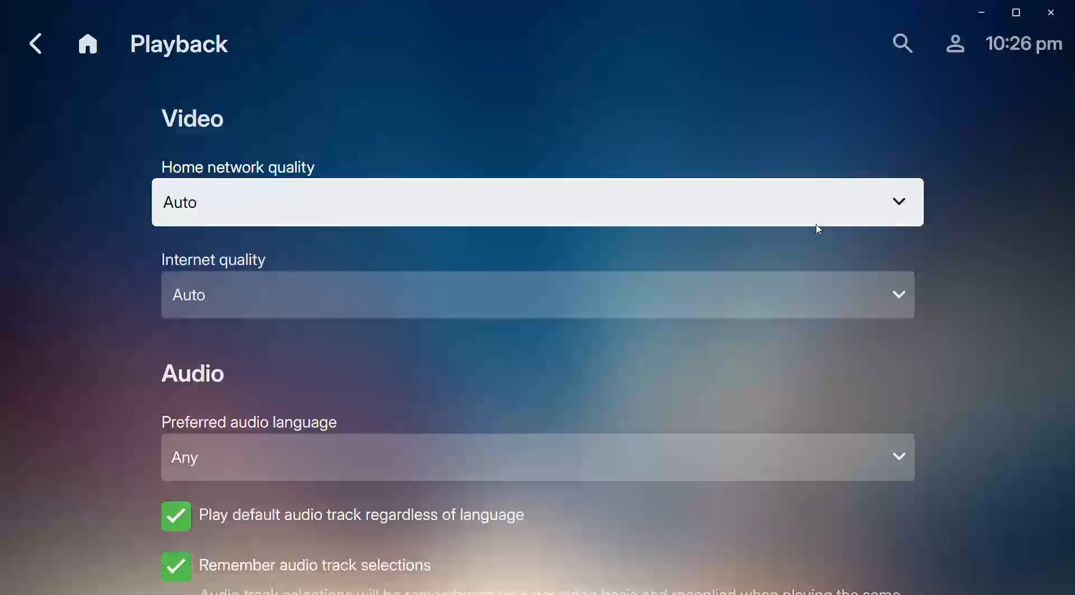  Describe the element at coordinates (821, 229) in the screenshot. I see `cursor` at that location.